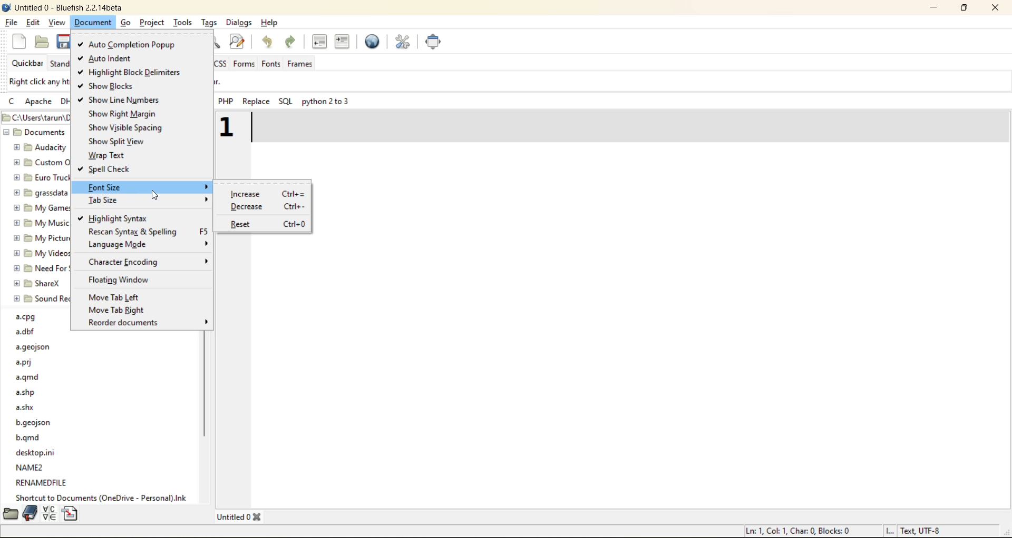 This screenshot has width=1012, height=538. Describe the element at coordinates (51, 513) in the screenshot. I see `charmap` at that location.